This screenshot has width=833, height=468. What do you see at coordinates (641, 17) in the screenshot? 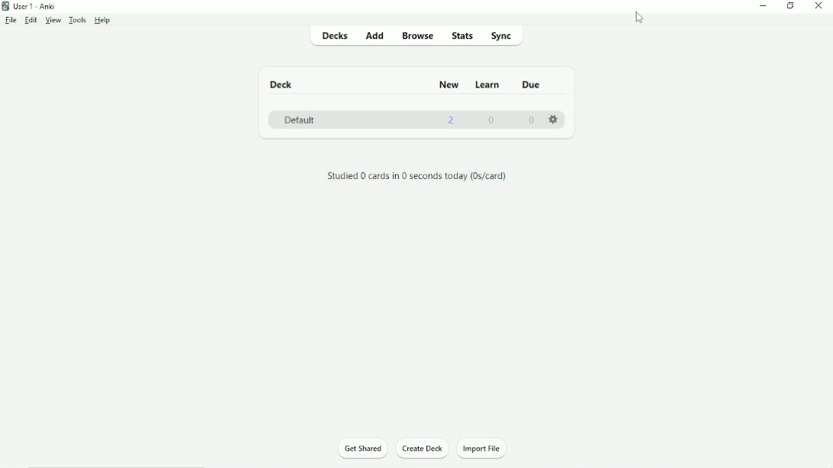
I see `Cursor` at bounding box center [641, 17].